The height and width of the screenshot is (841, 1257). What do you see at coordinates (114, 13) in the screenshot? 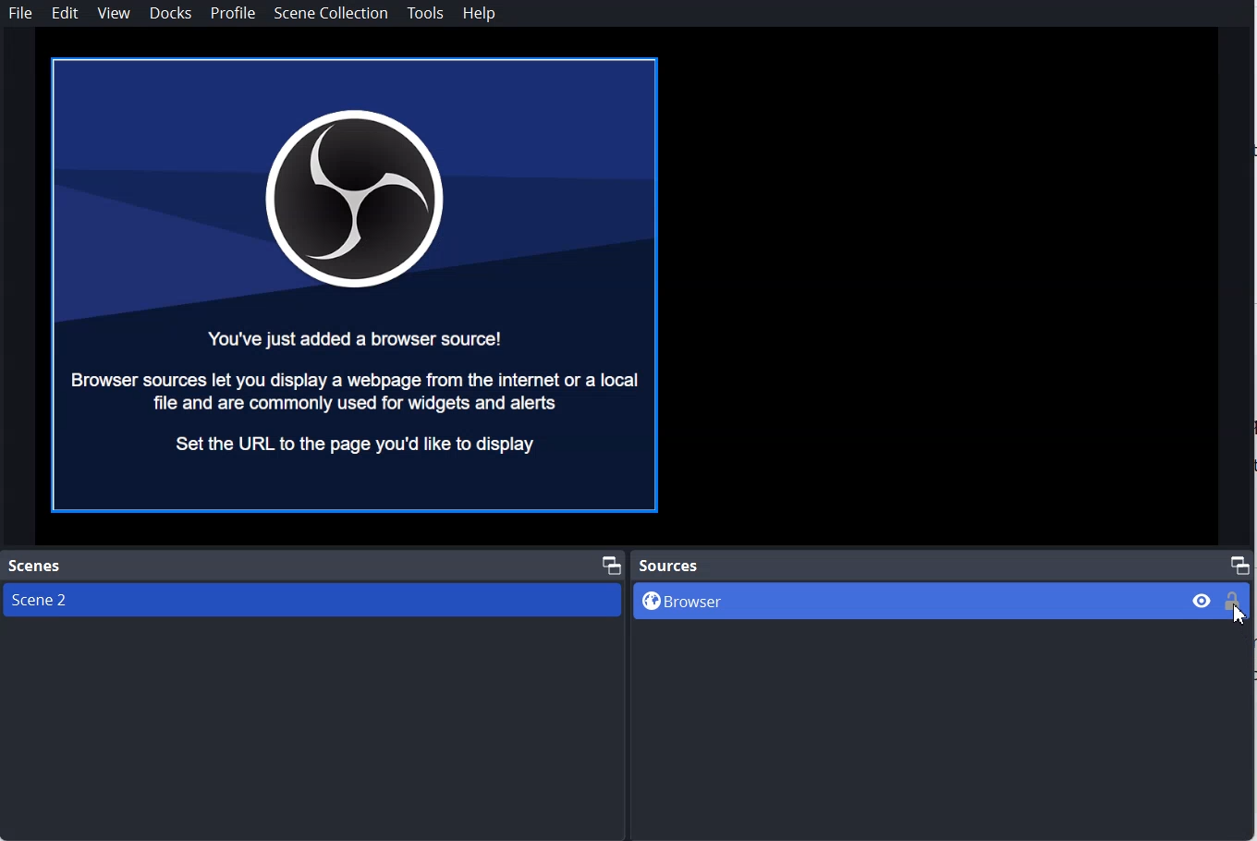
I see `View` at bounding box center [114, 13].